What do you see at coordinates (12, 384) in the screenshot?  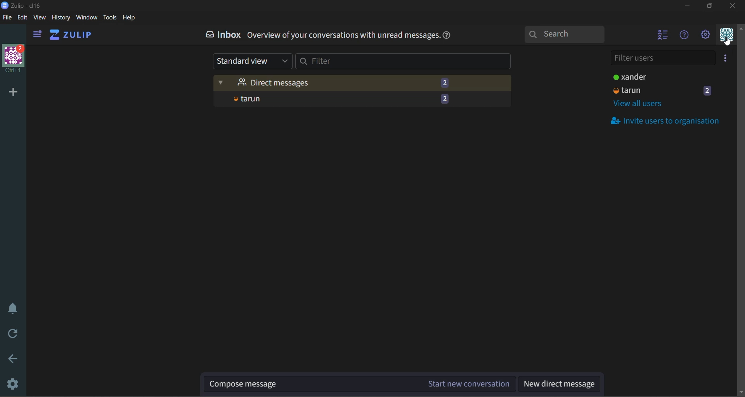 I see `settings` at bounding box center [12, 384].